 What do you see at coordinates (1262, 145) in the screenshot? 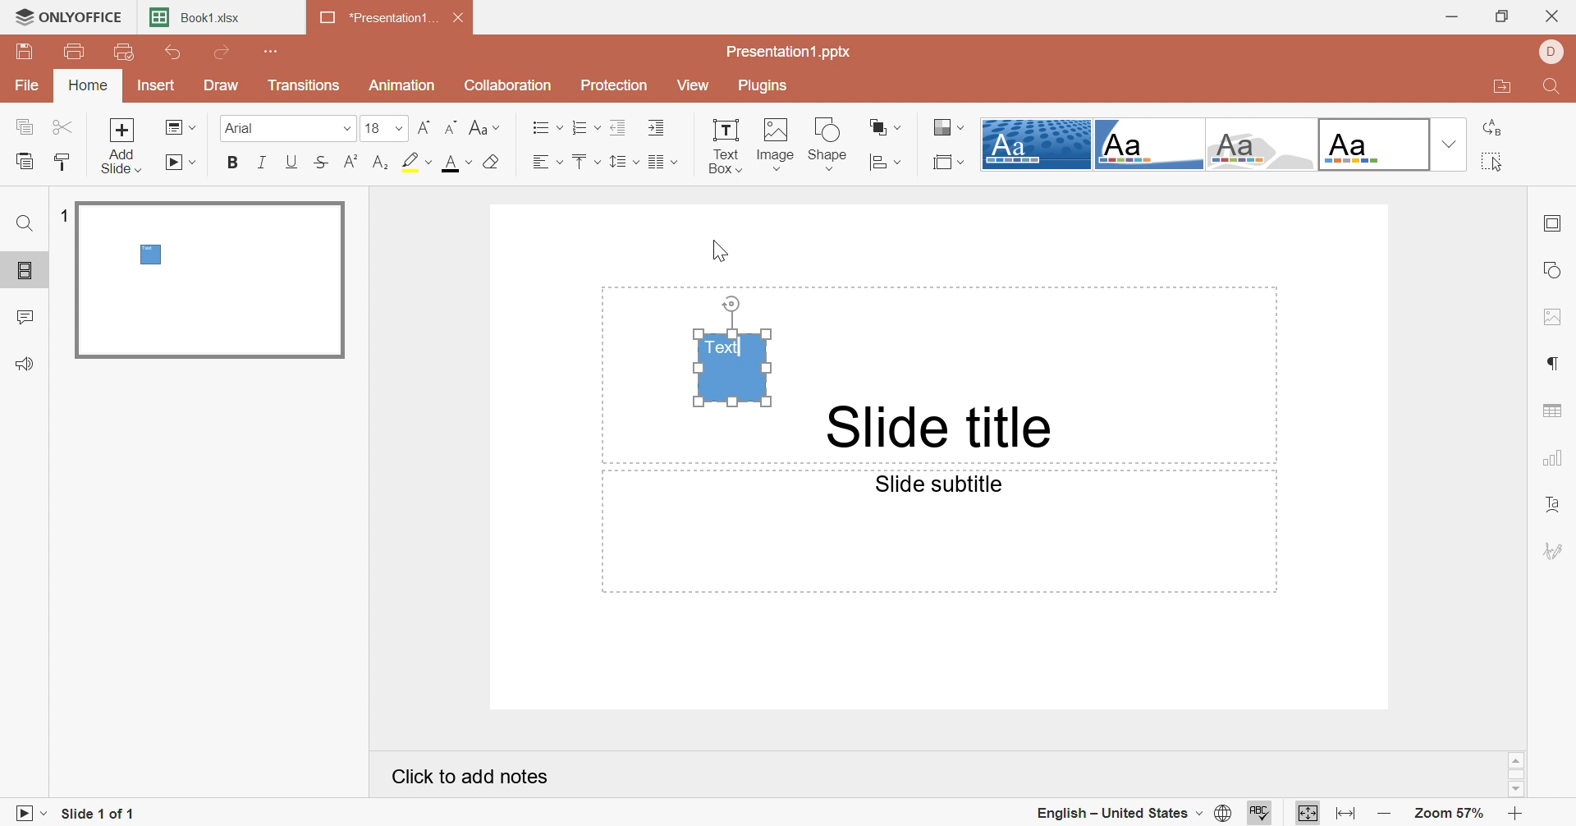
I see `Turtle` at bounding box center [1262, 145].